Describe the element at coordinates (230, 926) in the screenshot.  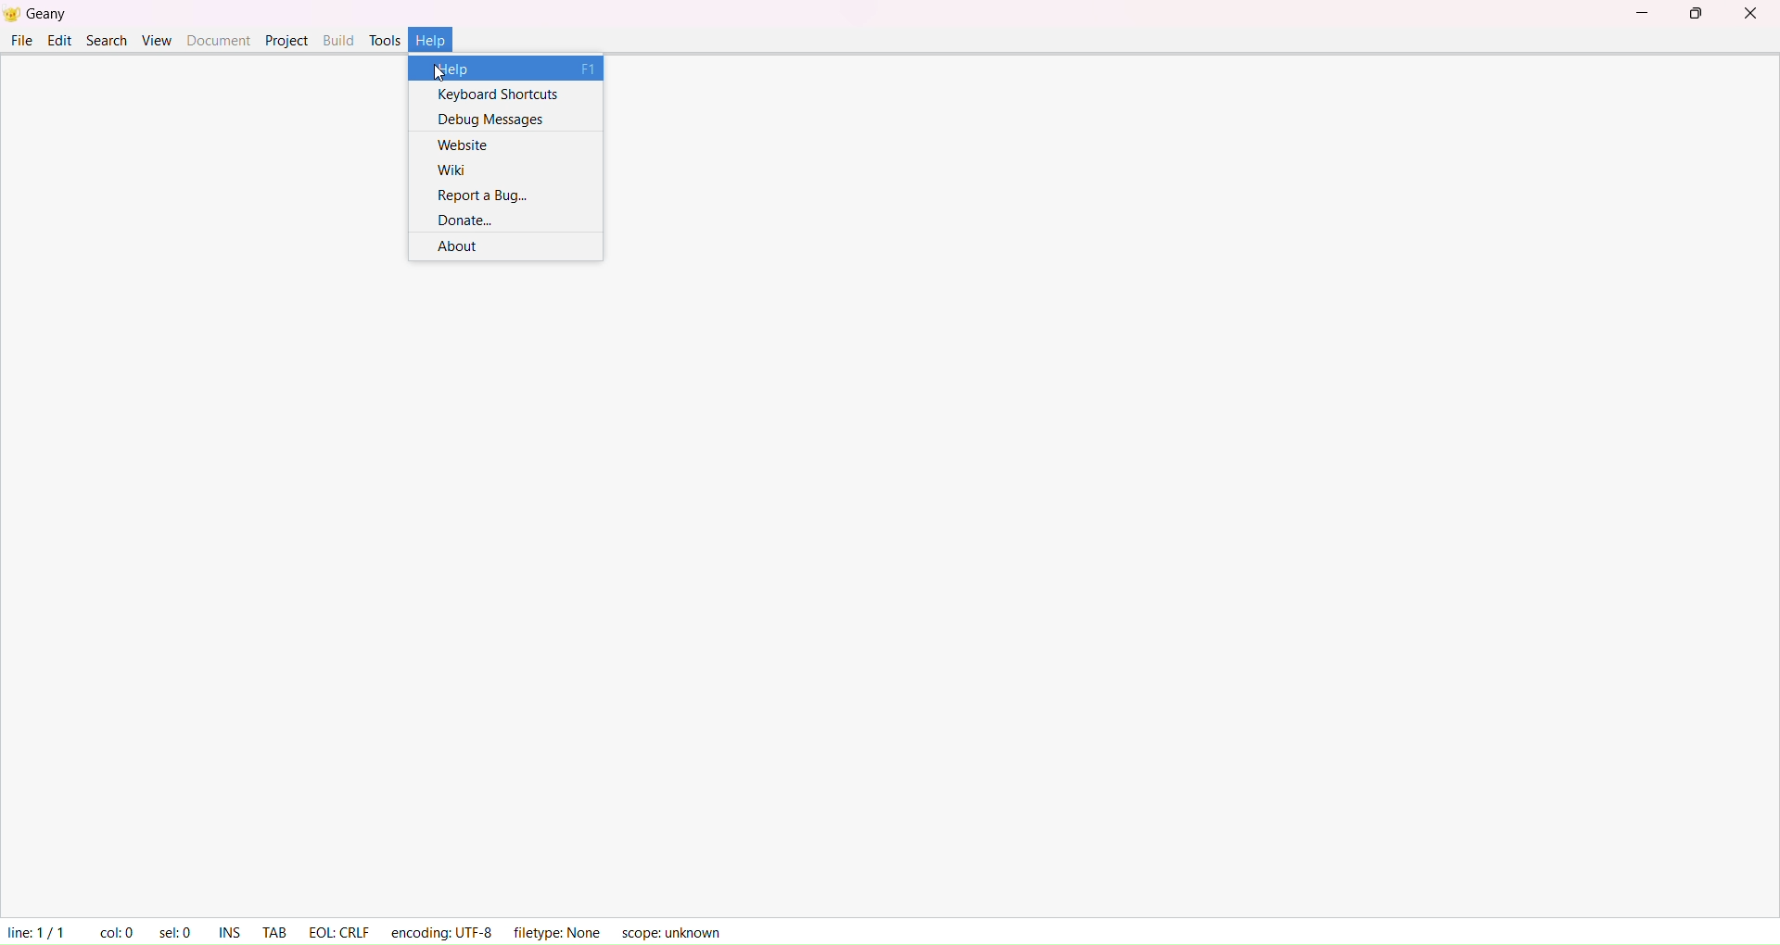
I see `ins` at that location.